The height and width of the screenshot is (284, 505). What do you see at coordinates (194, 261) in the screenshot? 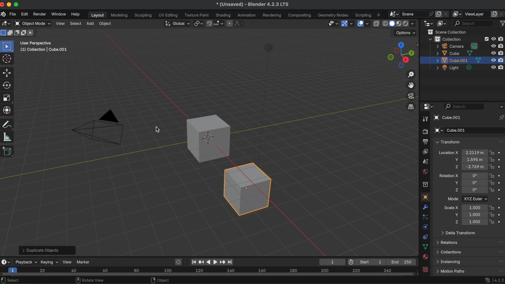
I see `jumpo to endpoint` at bounding box center [194, 261].